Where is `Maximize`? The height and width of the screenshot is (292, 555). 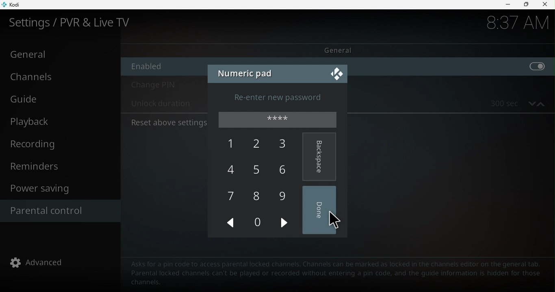
Maximize is located at coordinates (526, 4).